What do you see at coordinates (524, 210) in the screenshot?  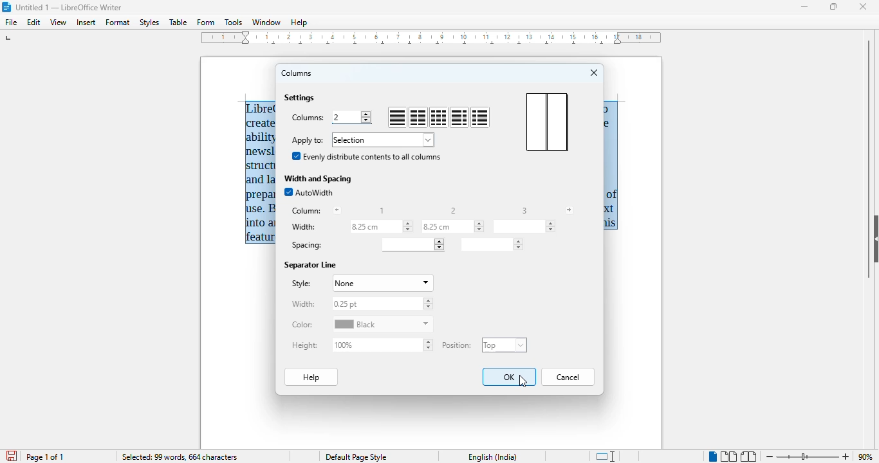 I see `3` at bounding box center [524, 210].